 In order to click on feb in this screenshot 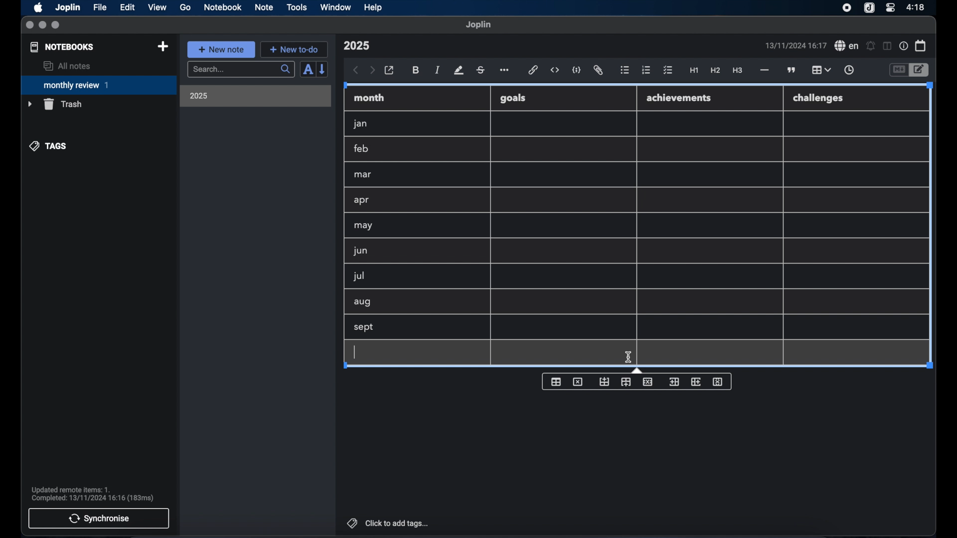, I will do `click(362, 148)`.